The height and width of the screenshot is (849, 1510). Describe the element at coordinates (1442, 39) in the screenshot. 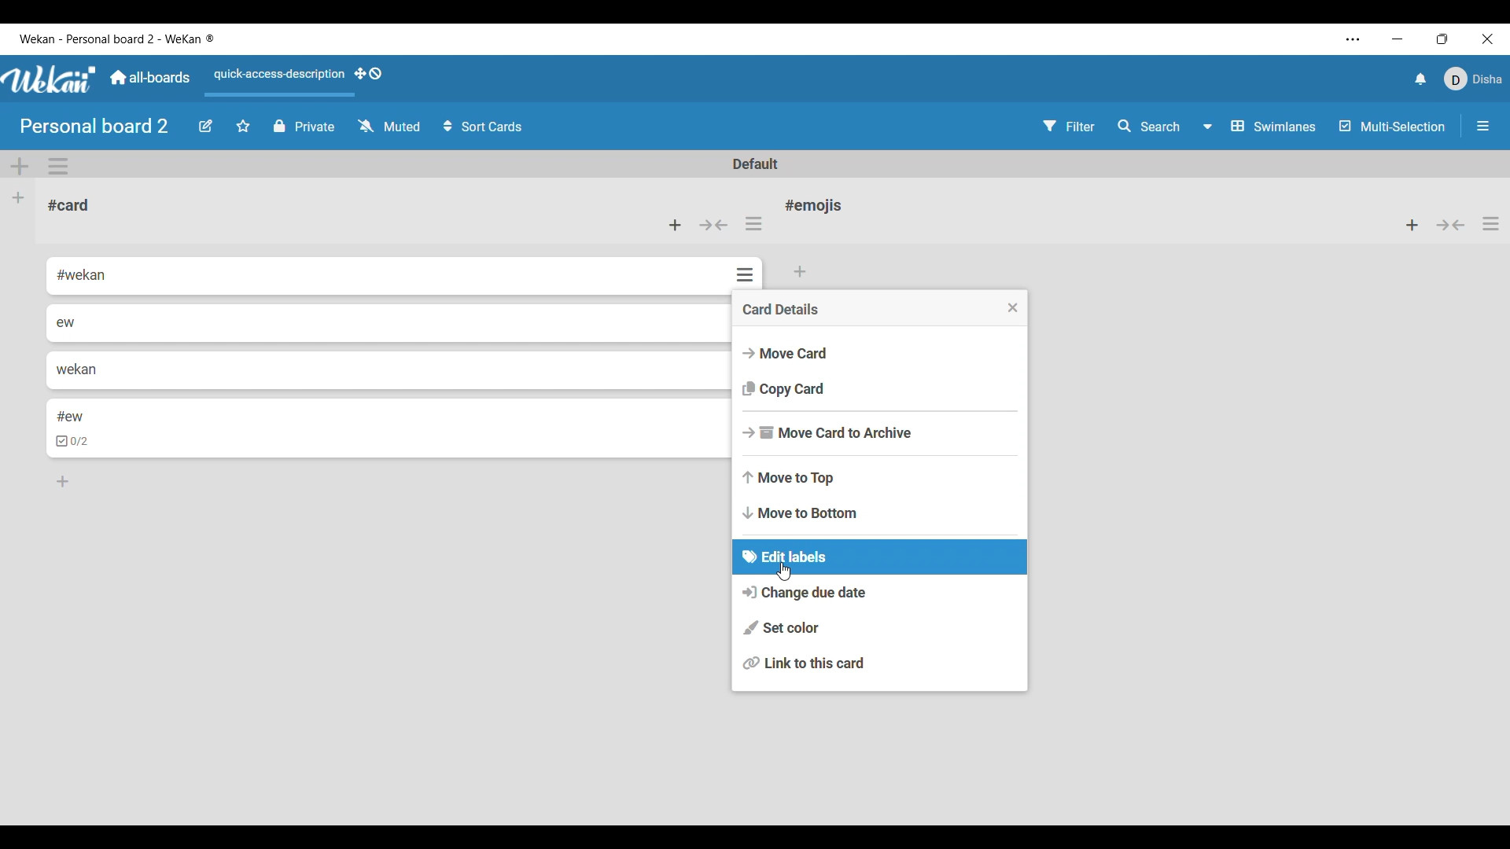

I see `Show interface in a smaller tab` at that location.